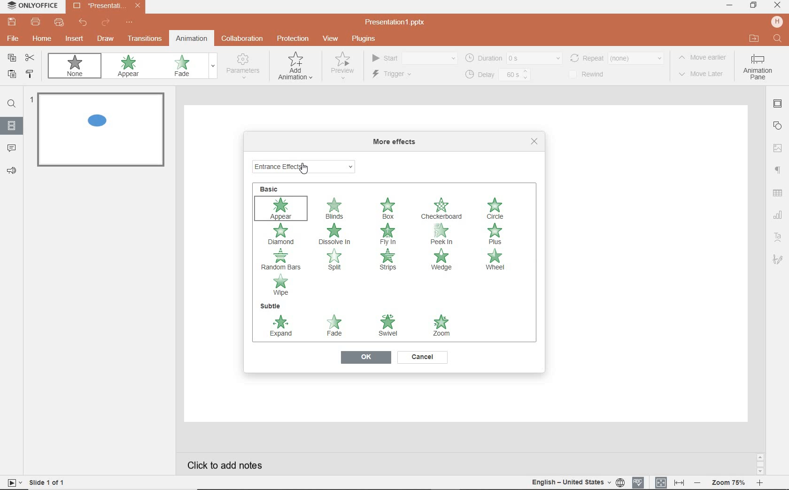 The image size is (789, 490). Describe the element at coordinates (107, 7) in the screenshot. I see `file name` at that location.